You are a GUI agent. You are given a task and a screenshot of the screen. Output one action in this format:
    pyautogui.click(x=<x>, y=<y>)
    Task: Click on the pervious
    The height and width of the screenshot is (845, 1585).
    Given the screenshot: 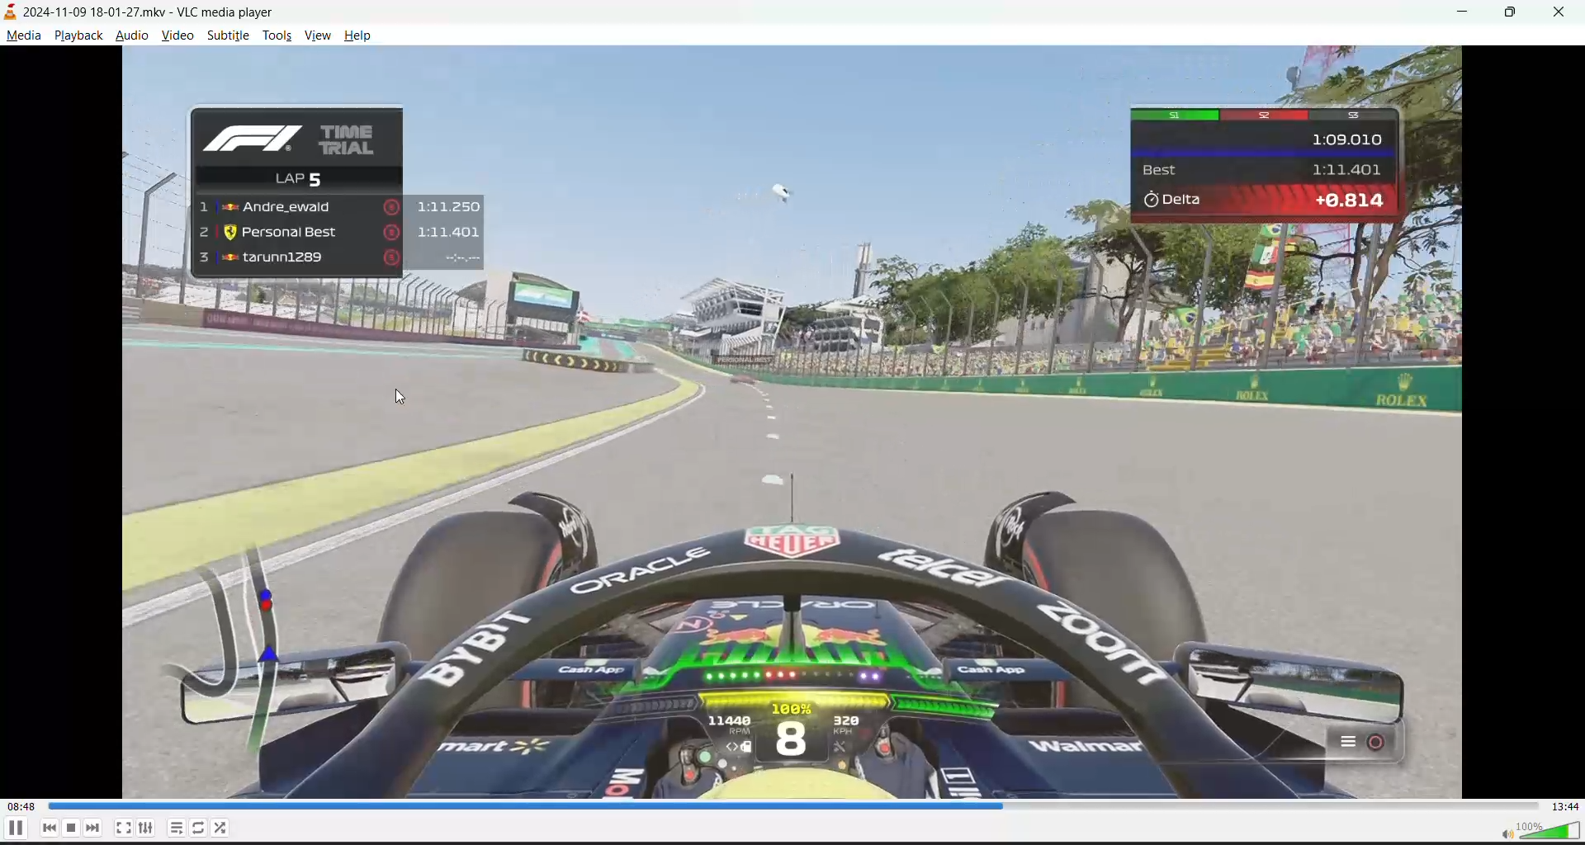 What is the action you would take?
    pyautogui.click(x=49, y=827)
    